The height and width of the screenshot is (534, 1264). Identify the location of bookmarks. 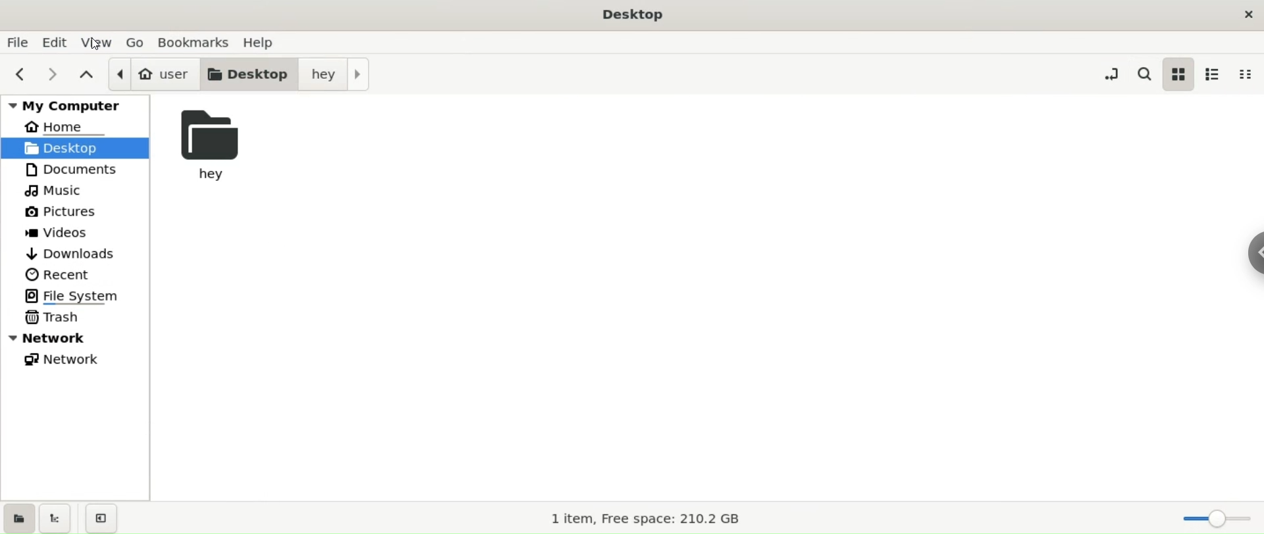
(192, 42).